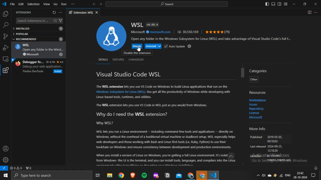  I want to click on RECOMMENDED, so click(38, 39).